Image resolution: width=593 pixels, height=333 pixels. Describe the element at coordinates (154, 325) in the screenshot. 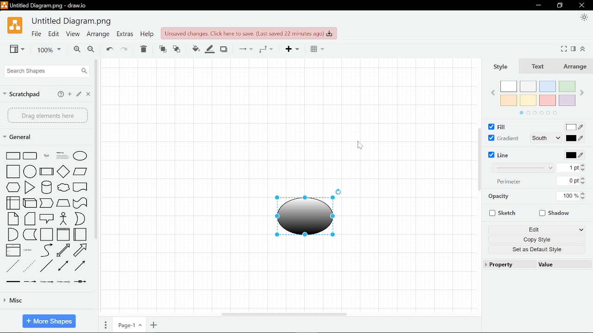

I see `Add page ` at that location.